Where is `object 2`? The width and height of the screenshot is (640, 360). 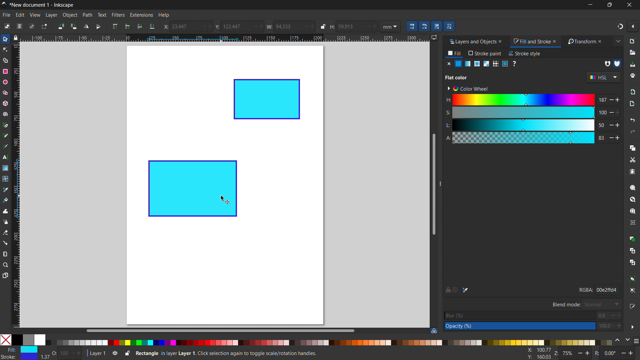 object 2 is located at coordinates (267, 99).